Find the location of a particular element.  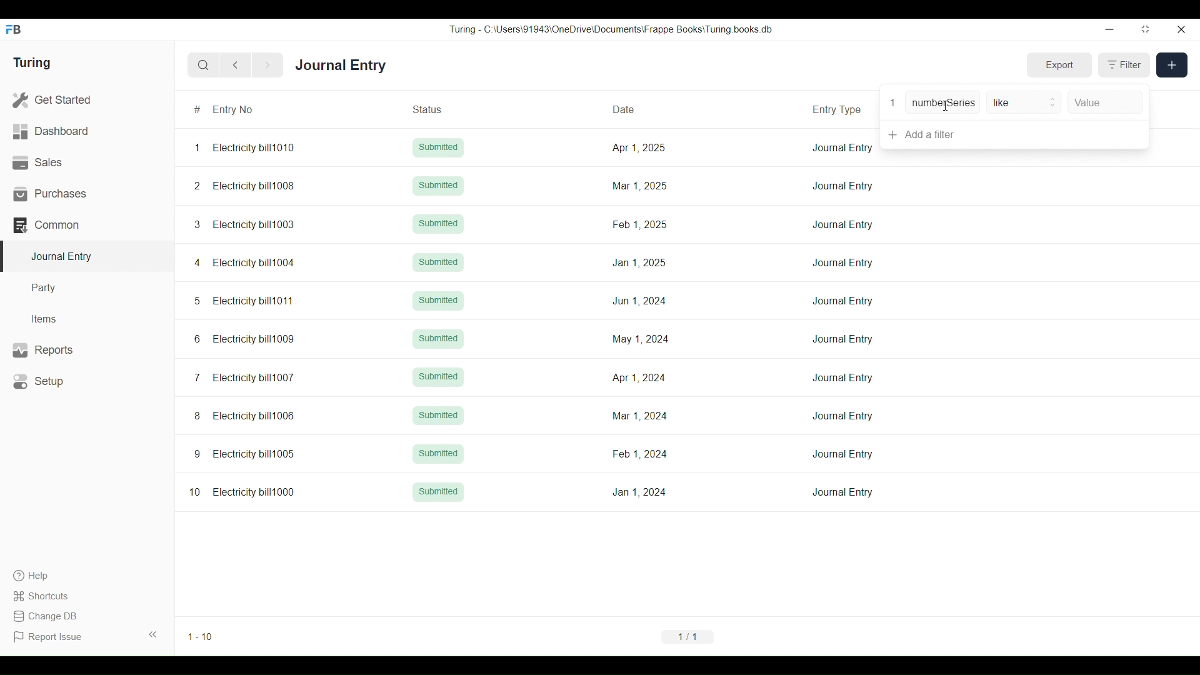

Status is located at coordinates (442, 109).